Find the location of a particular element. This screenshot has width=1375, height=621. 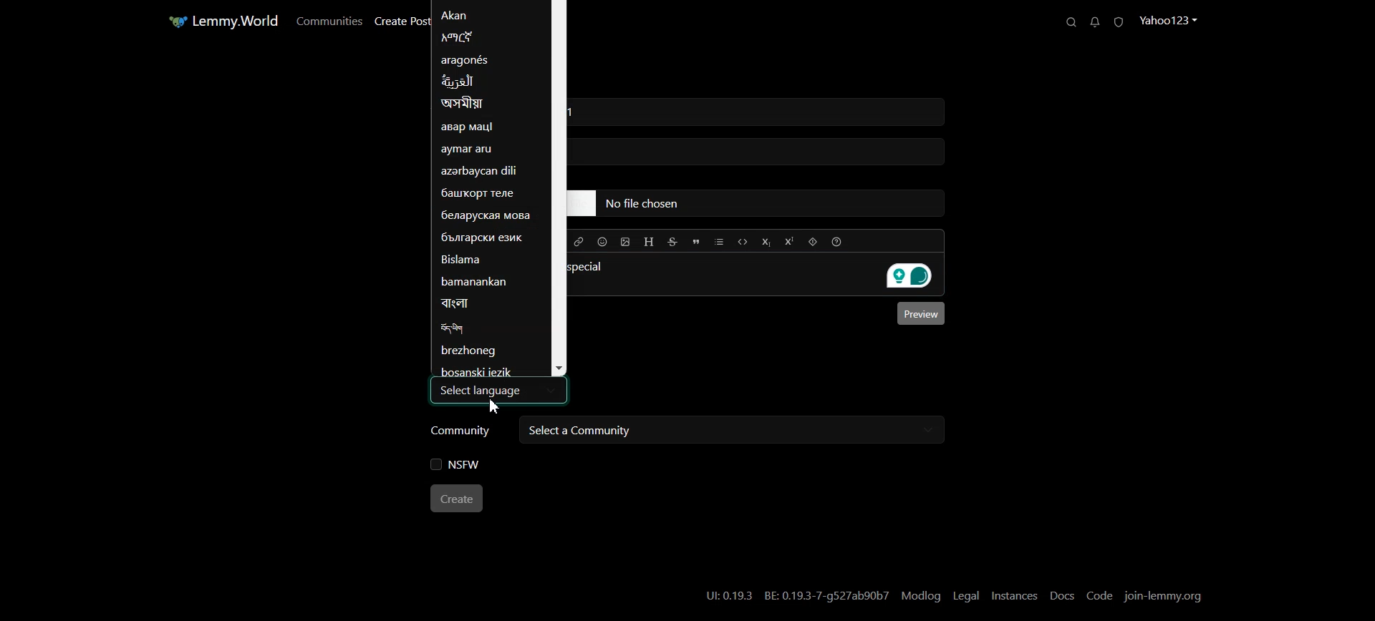

Vertical Scroll bar is located at coordinates (561, 188).